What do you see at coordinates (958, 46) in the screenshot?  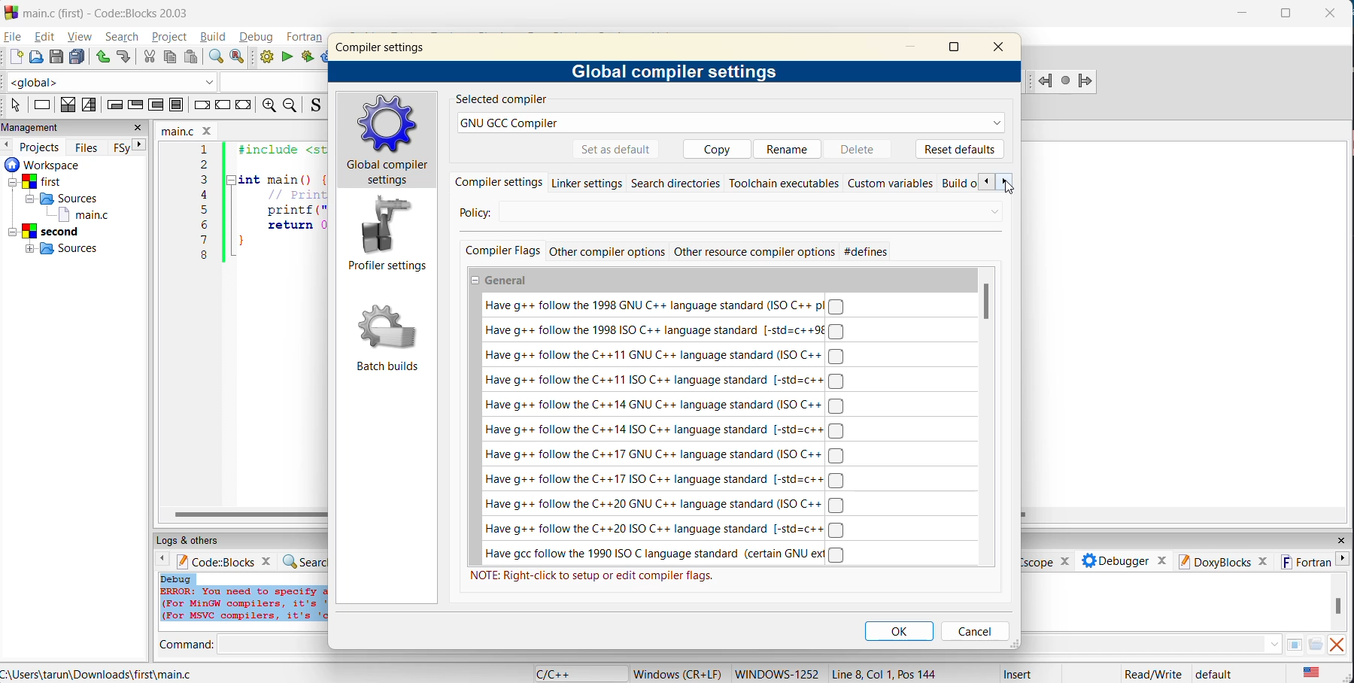 I see `maximize` at bounding box center [958, 46].